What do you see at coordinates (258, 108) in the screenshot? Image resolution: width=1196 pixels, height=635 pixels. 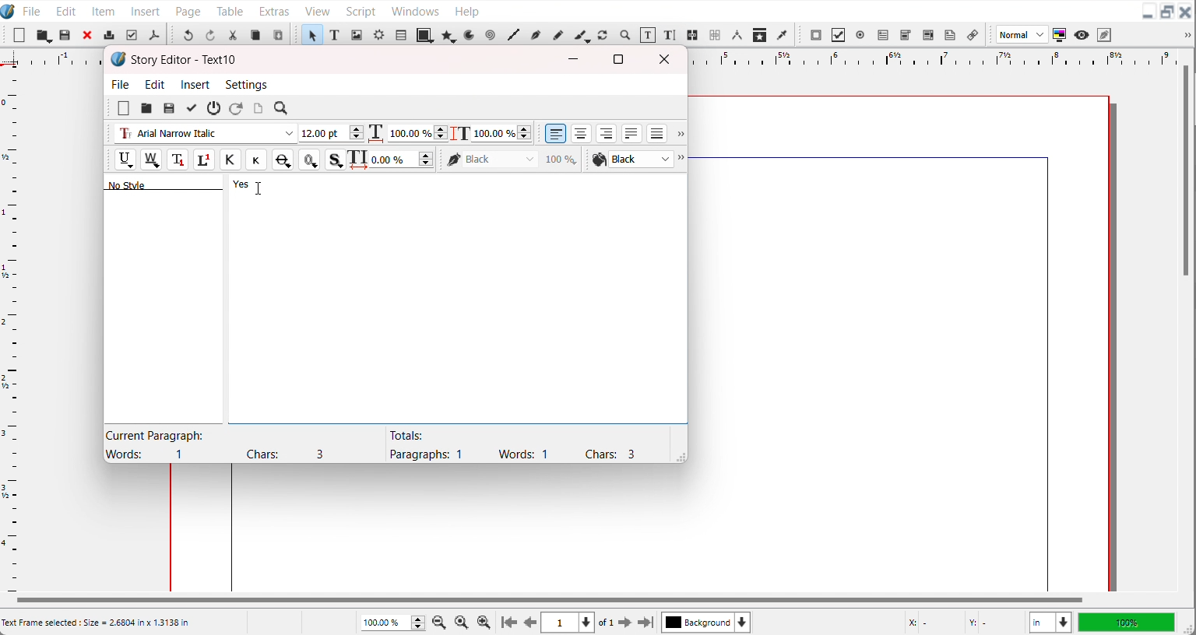 I see `Update text frame` at bounding box center [258, 108].